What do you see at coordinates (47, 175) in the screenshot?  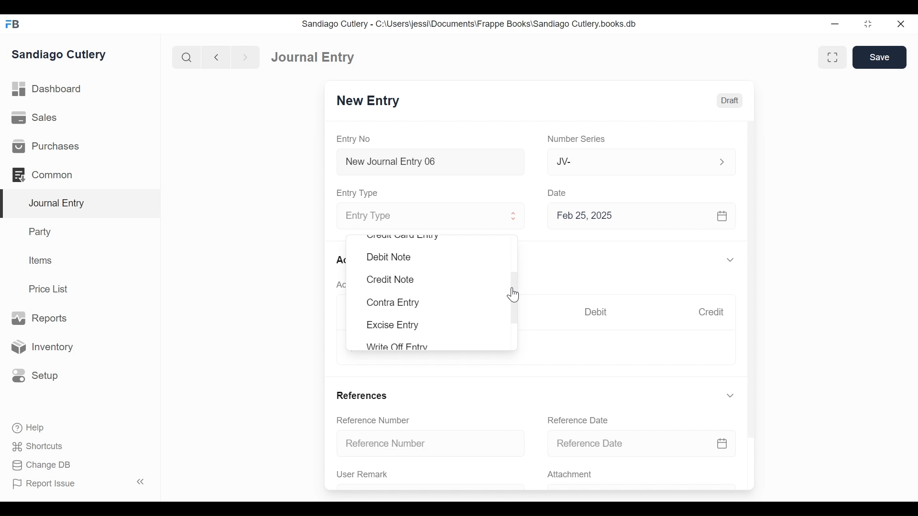 I see `Common` at bounding box center [47, 175].